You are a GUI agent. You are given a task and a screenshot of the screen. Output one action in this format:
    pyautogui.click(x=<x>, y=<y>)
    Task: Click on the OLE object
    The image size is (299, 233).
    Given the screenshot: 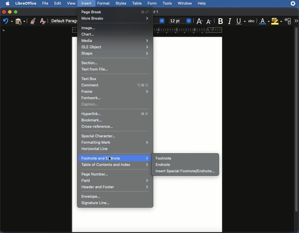 What is the action you would take?
    pyautogui.click(x=115, y=47)
    